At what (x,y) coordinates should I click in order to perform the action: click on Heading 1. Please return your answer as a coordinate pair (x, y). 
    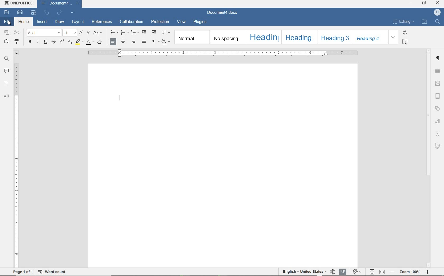
    Looking at the image, I should click on (263, 37).